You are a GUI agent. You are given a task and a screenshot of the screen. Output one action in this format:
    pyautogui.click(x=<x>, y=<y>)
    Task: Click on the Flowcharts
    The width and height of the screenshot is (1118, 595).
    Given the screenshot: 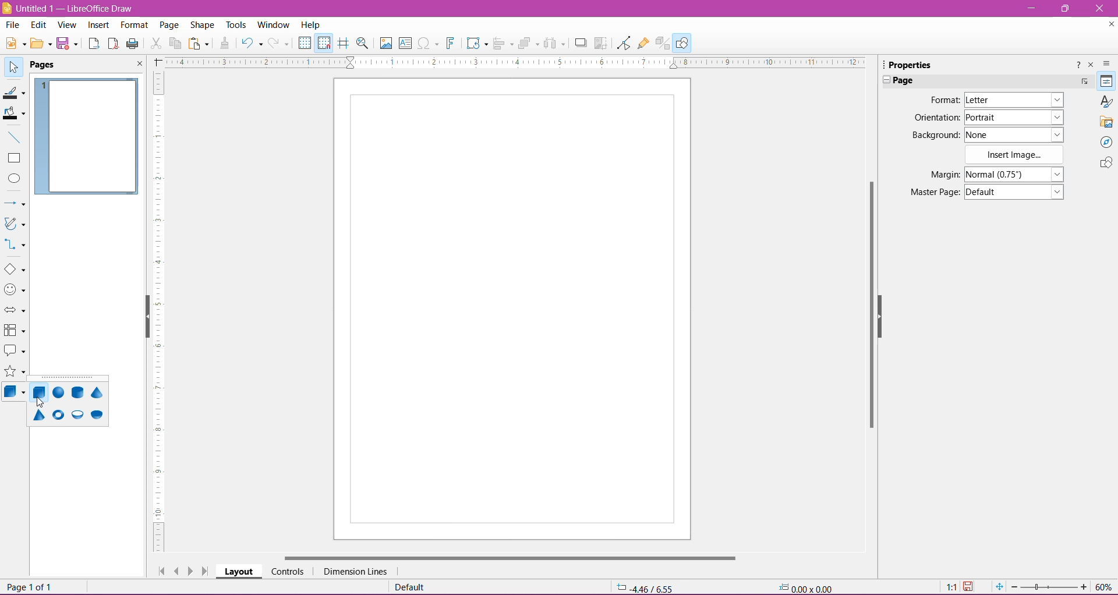 What is the action you would take?
    pyautogui.click(x=15, y=331)
    